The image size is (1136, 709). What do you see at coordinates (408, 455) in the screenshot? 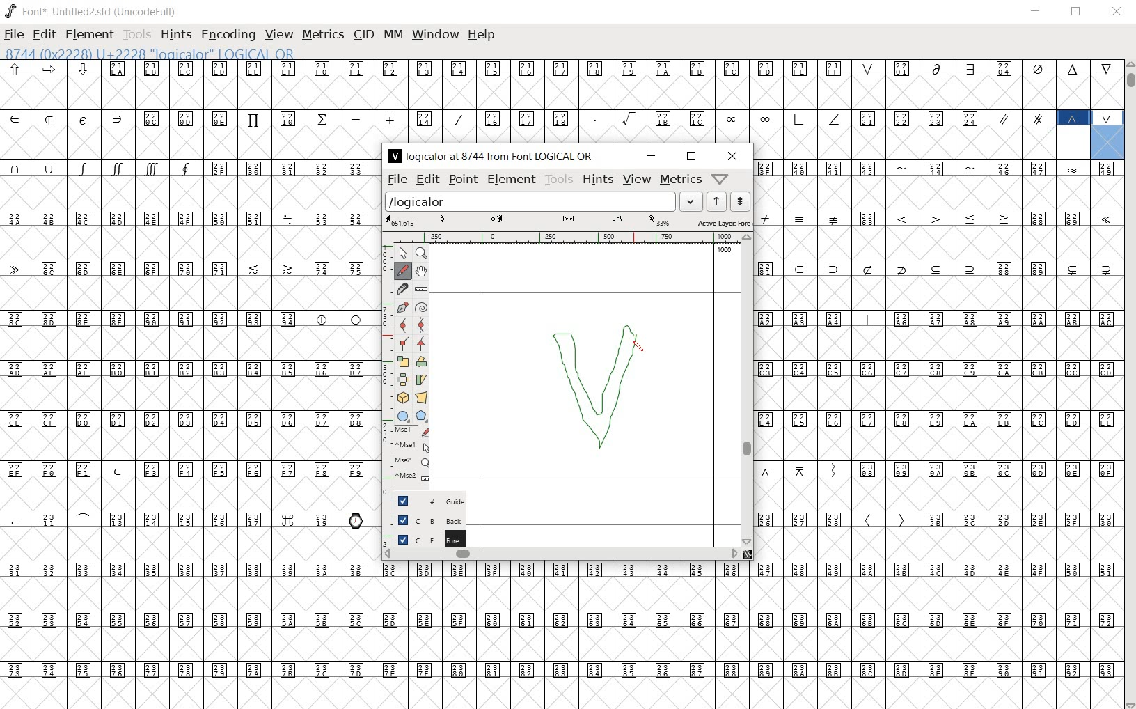
I see `mse1 mse1 mse2 mse2` at bounding box center [408, 455].